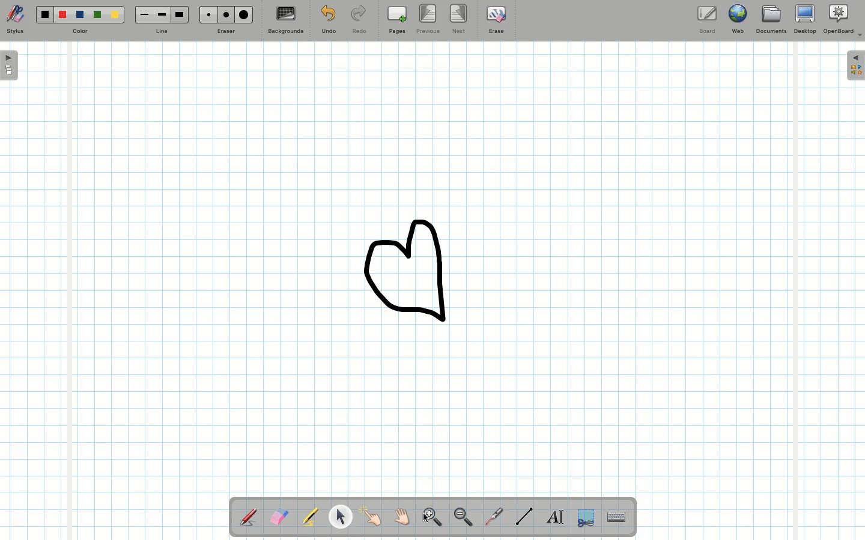  I want to click on Line, so click(161, 20).